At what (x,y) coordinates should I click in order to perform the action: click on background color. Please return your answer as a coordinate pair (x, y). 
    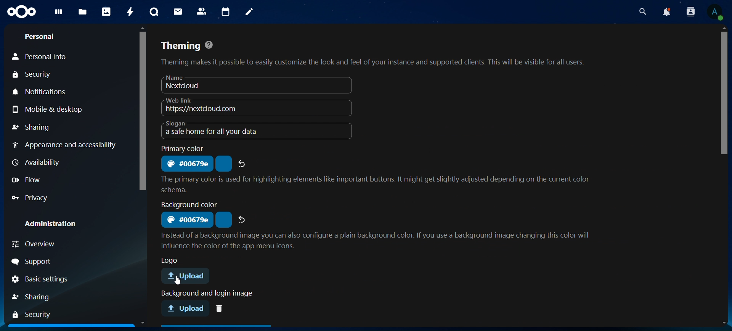
    Looking at the image, I should click on (186, 219).